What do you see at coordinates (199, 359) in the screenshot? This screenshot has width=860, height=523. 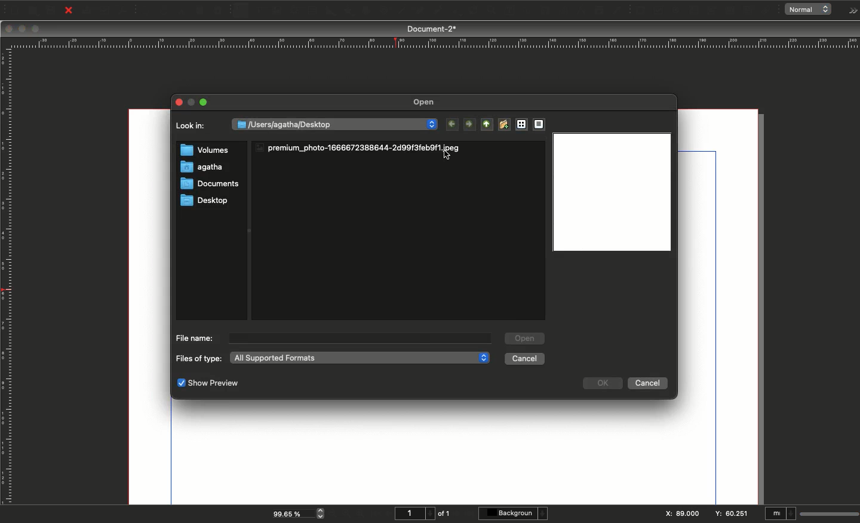 I see `Files of type` at bounding box center [199, 359].